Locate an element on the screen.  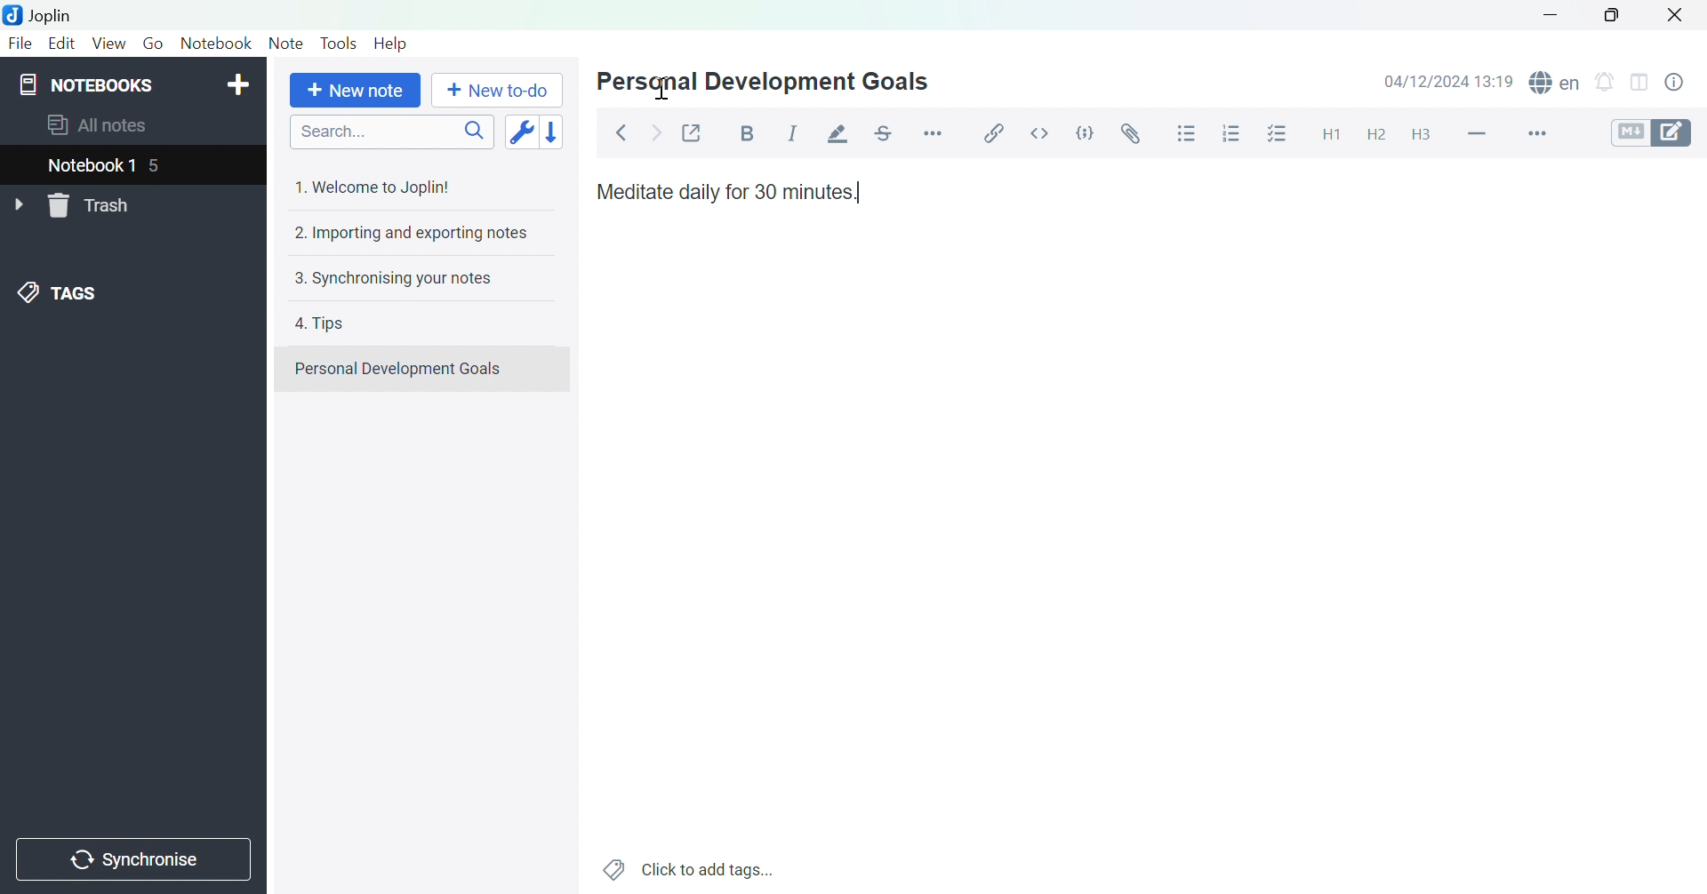
Numbered list is located at coordinates (1230, 134).